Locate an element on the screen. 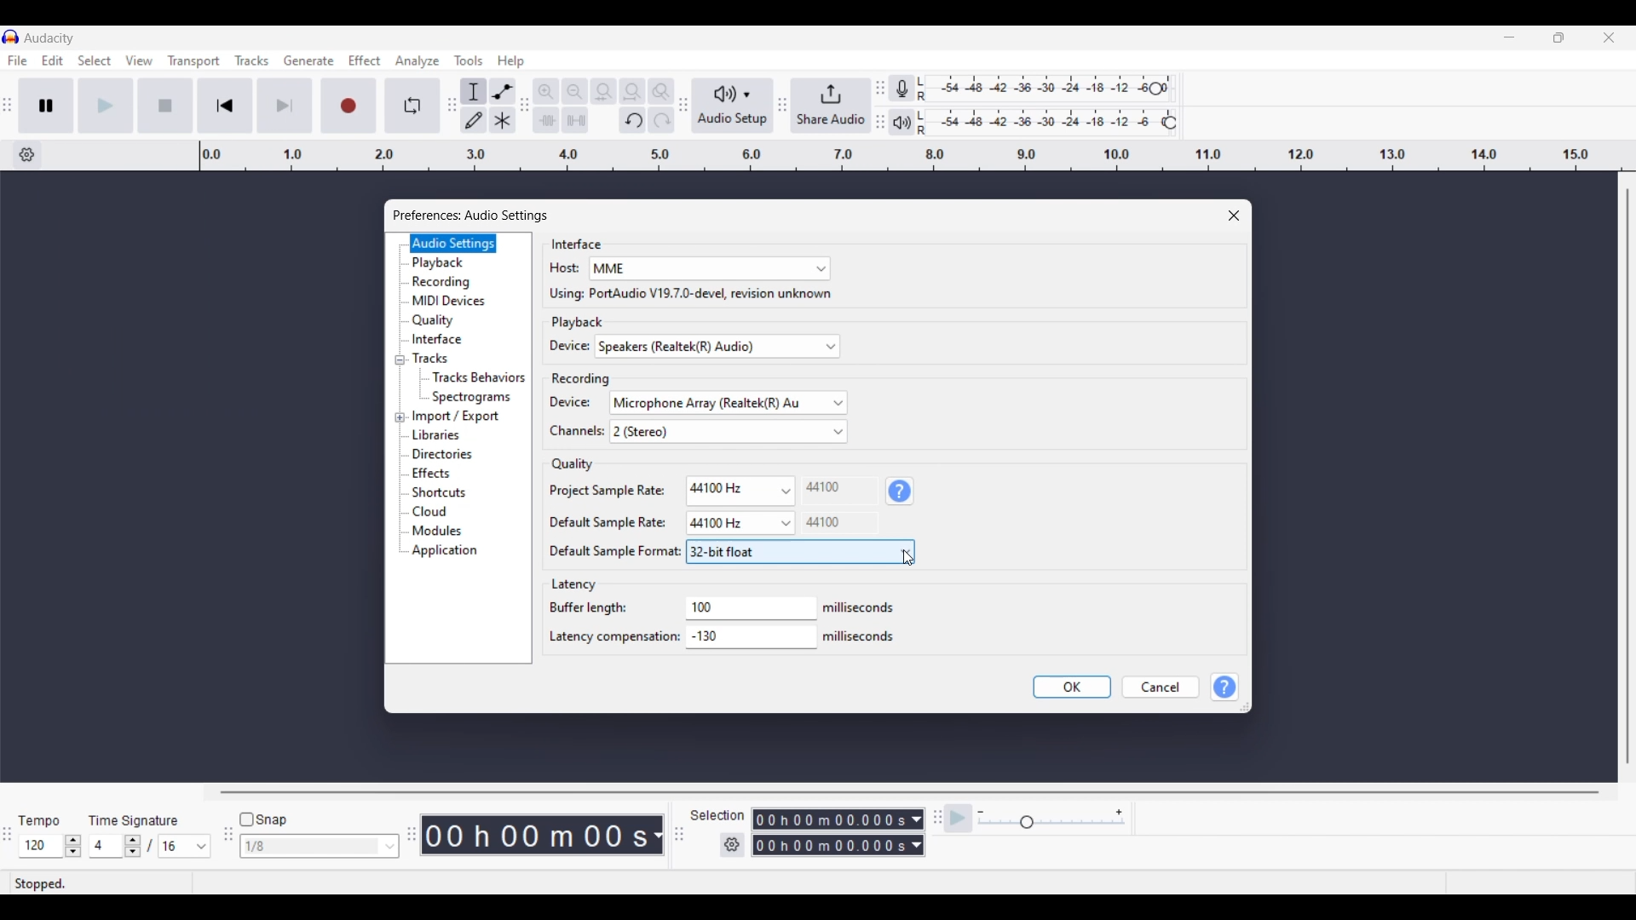  Interface is located at coordinates (454, 338).